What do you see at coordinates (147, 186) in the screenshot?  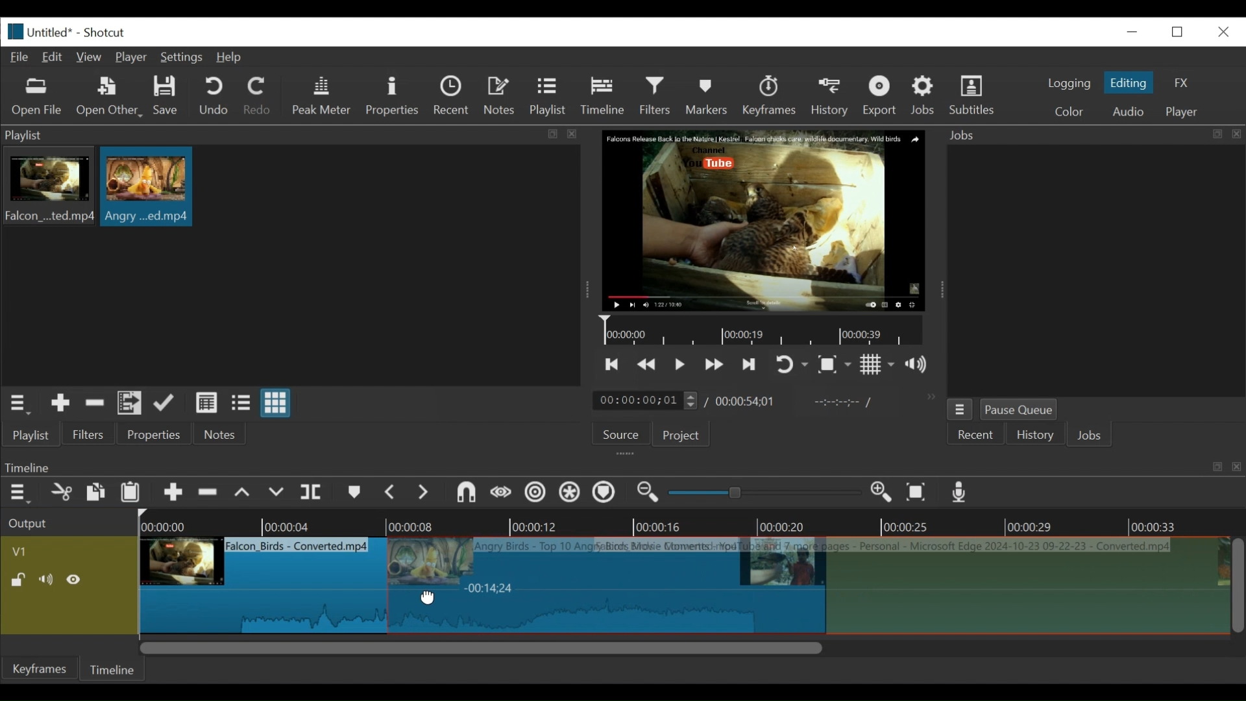 I see `clip` at bounding box center [147, 186].